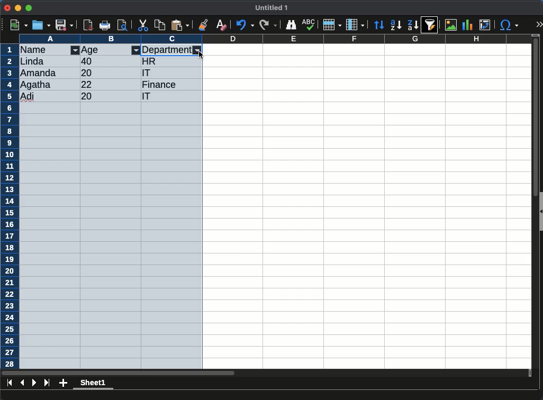 Image resolution: width=543 pixels, height=400 pixels. I want to click on amanda, so click(39, 72).